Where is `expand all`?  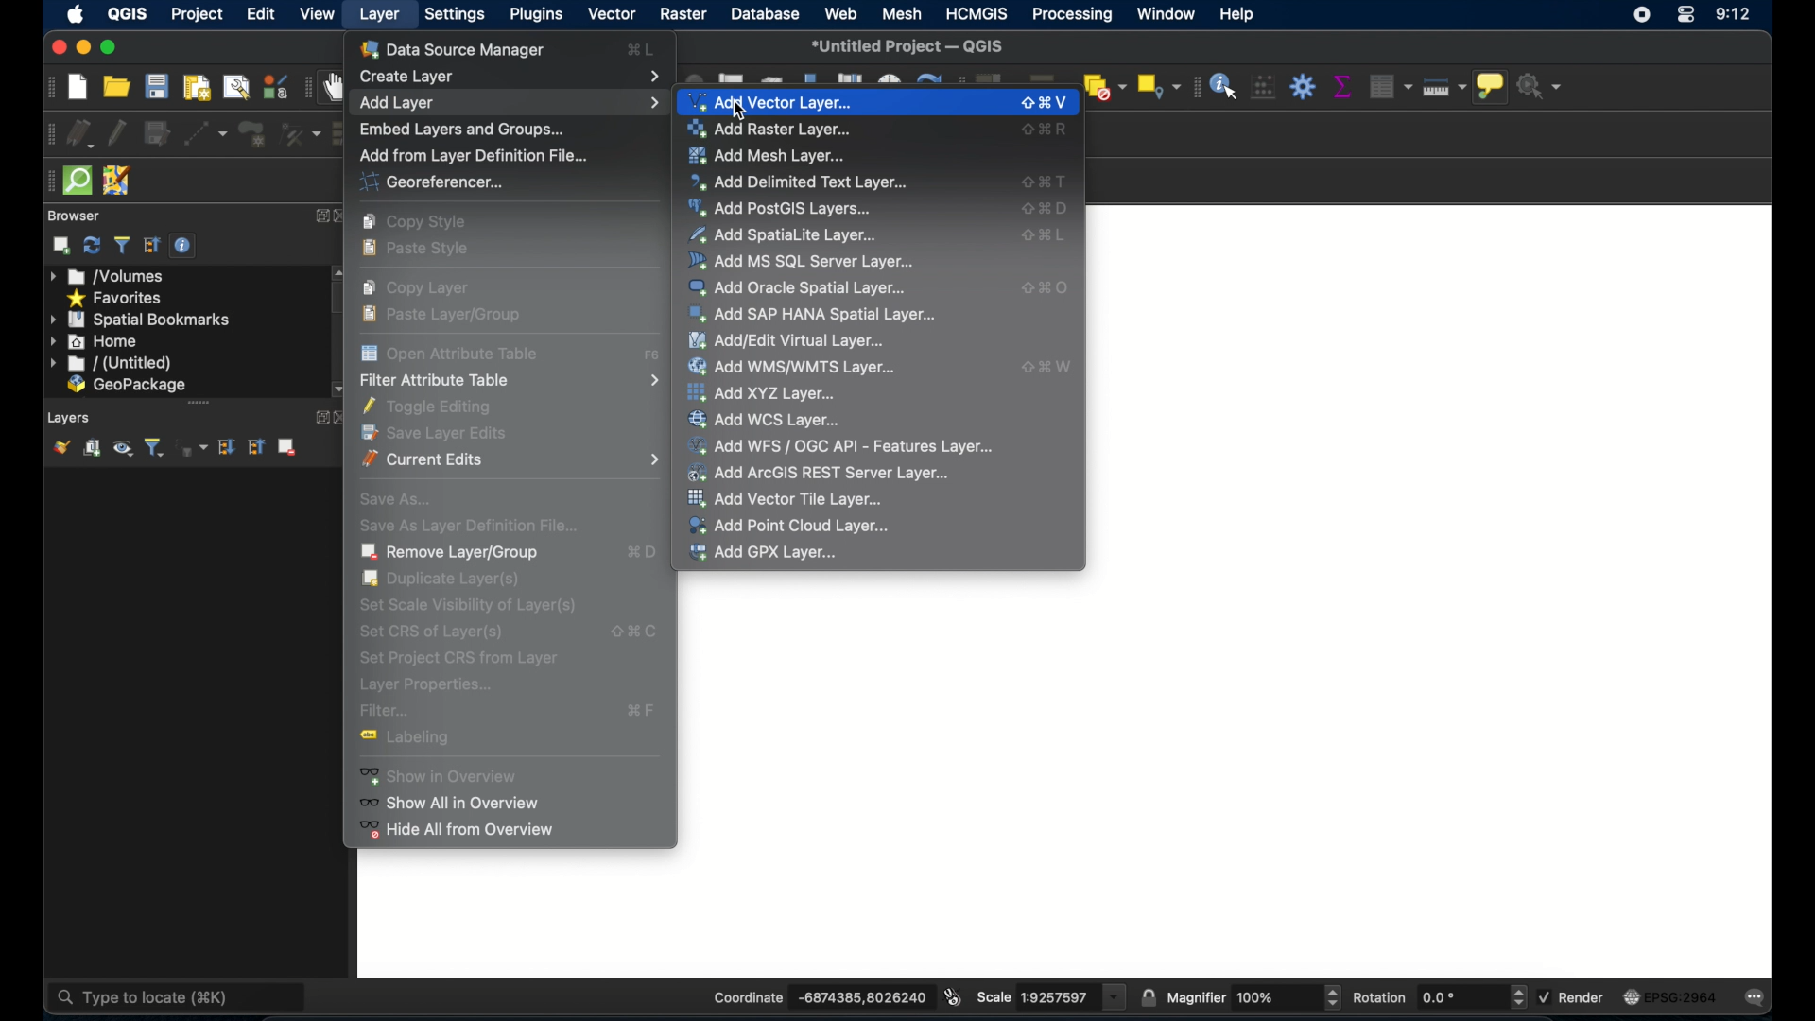 expand all is located at coordinates (225, 447).